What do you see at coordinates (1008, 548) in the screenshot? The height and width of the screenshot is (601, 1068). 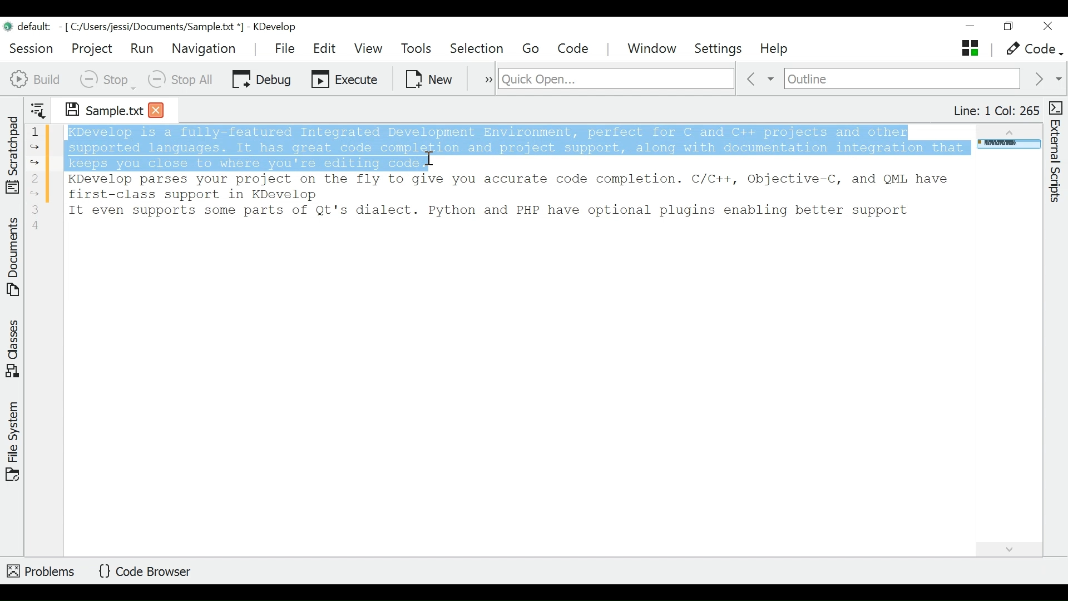 I see `Scroll down` at bounding box center [1008, 548].